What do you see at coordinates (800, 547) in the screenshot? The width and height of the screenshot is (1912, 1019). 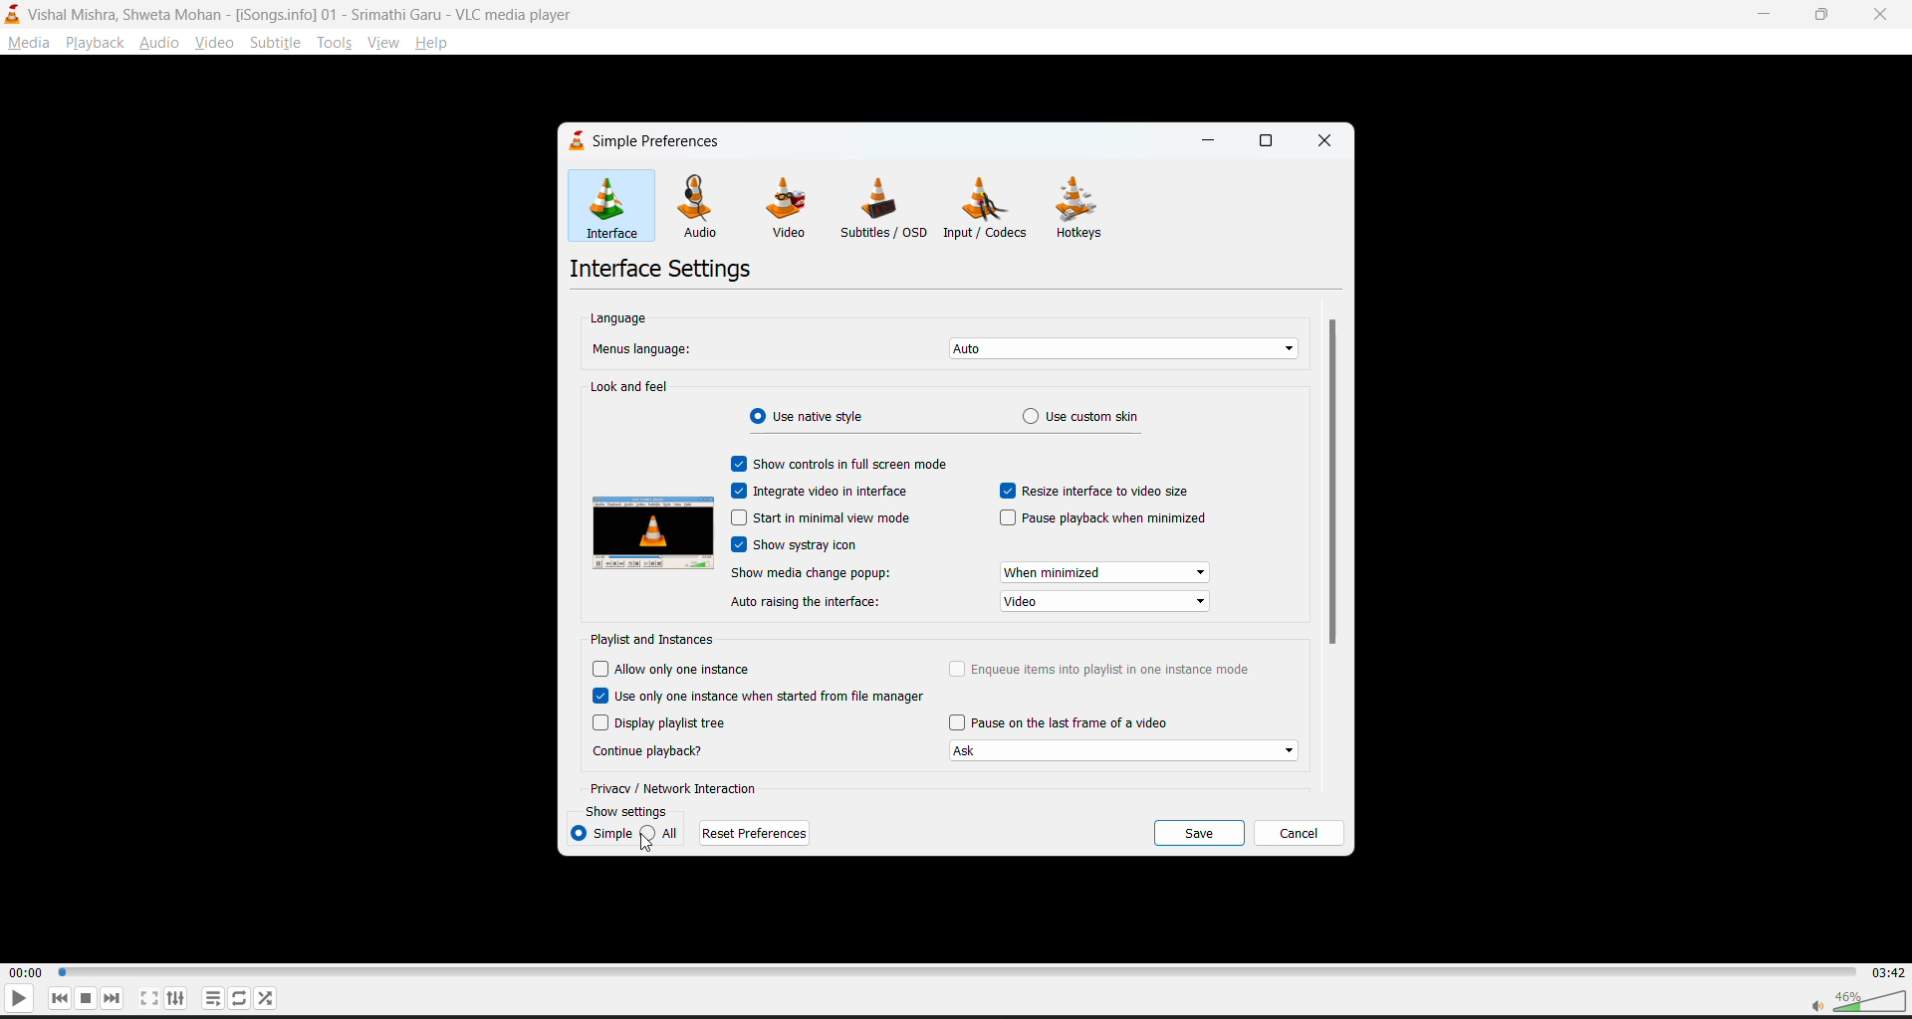 I see `show systray icon` at bounding box center [800, 547].